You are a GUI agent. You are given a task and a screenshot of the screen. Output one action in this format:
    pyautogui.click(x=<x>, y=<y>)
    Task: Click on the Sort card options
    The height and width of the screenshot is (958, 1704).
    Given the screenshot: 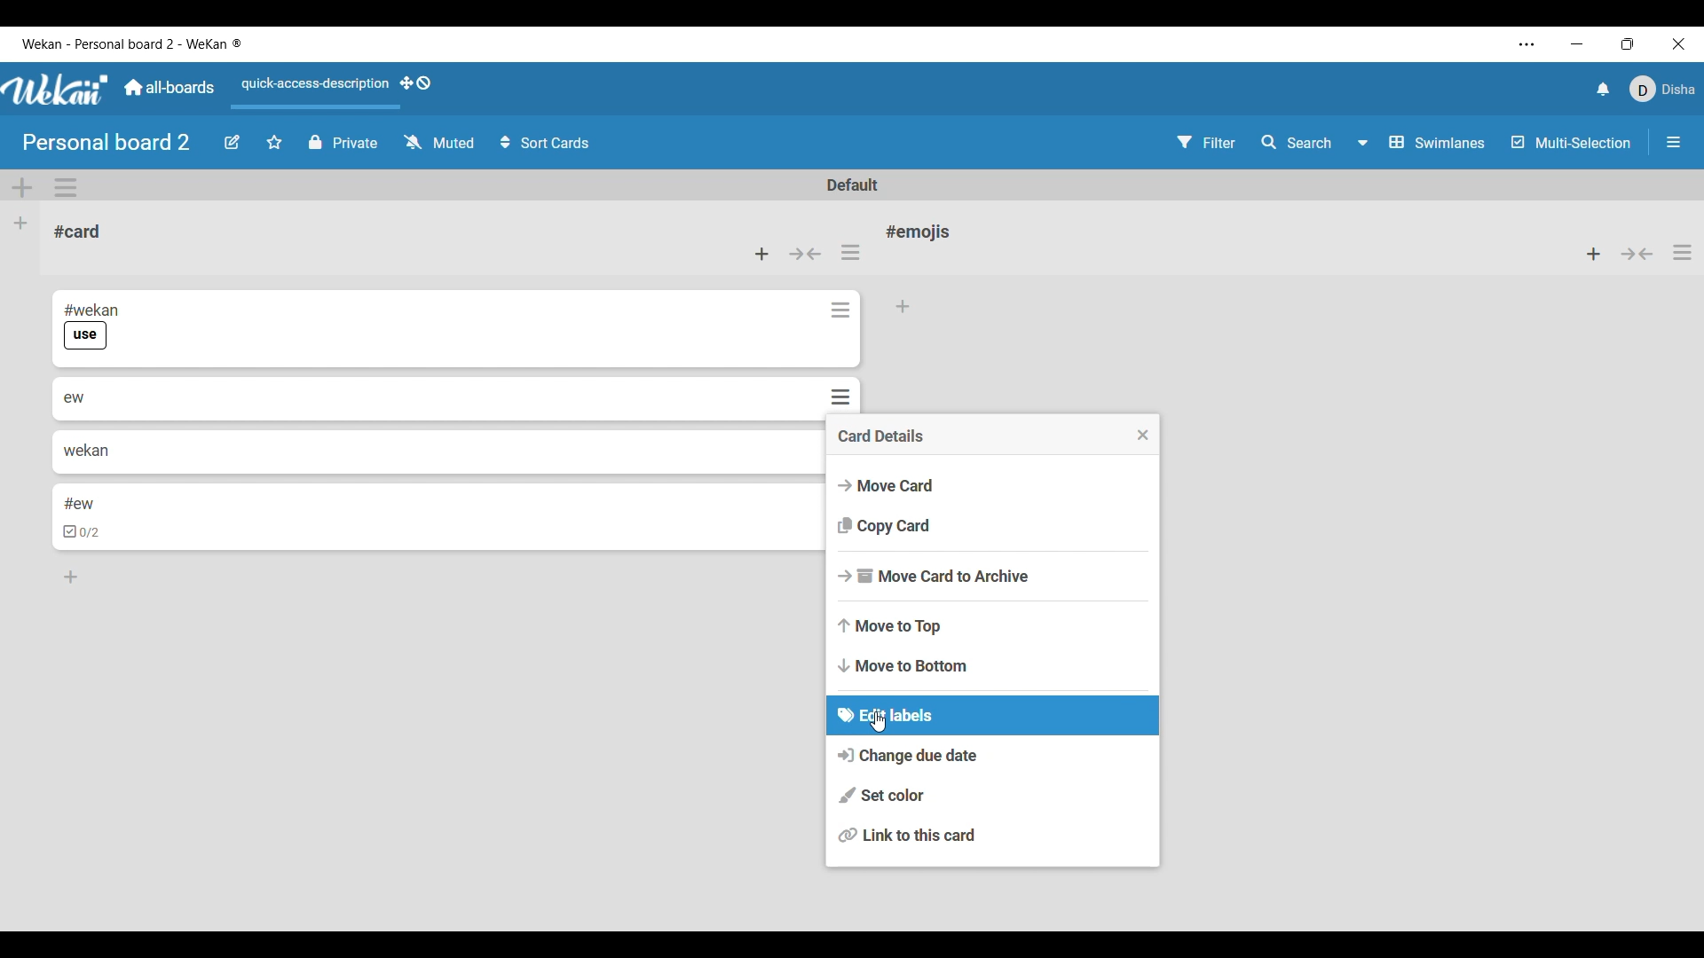 What is the action you would take?
    pyautogui.click(x=545, y=142)
    